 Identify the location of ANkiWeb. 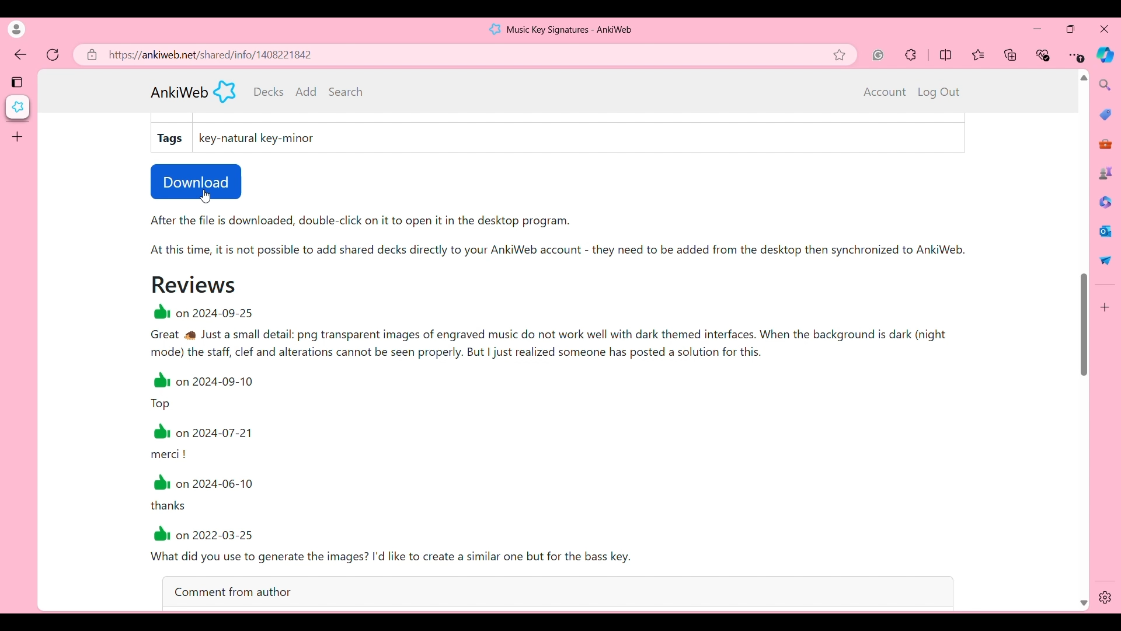
(179, 92).